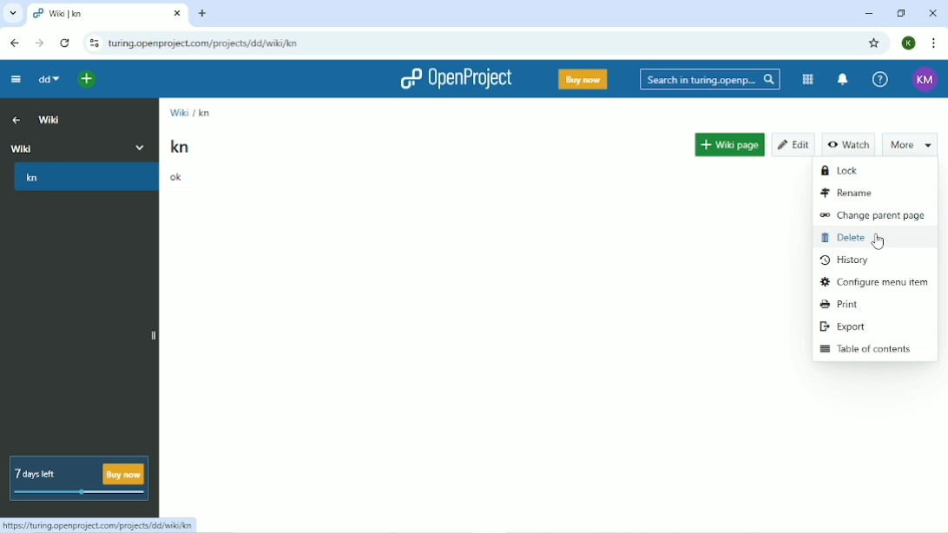 Image resolution: width=948 pixels, height=533 pixels. I want to click on Table of contents, so click(866, 350).